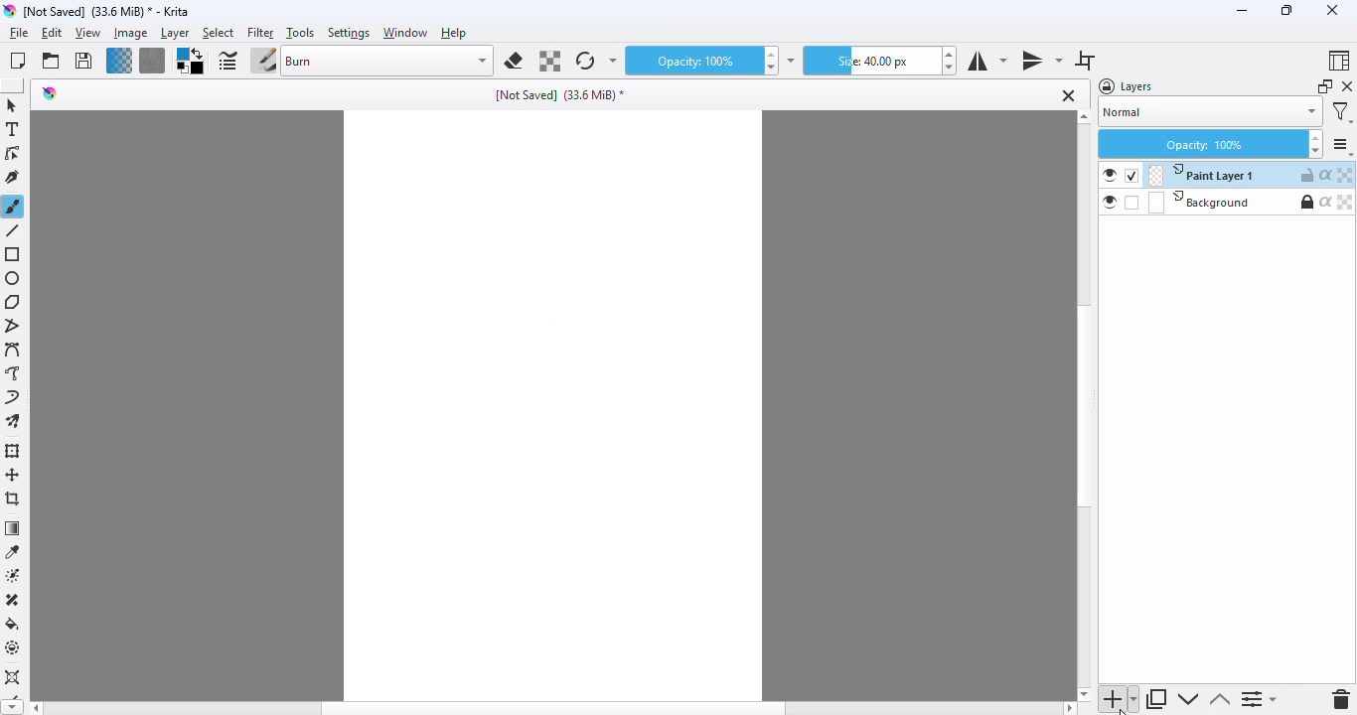 The width and height of the screenshot is (1357, 715). Describe the element at coordinates (12, 129) in the screenshot. I see `text tool` at that location.